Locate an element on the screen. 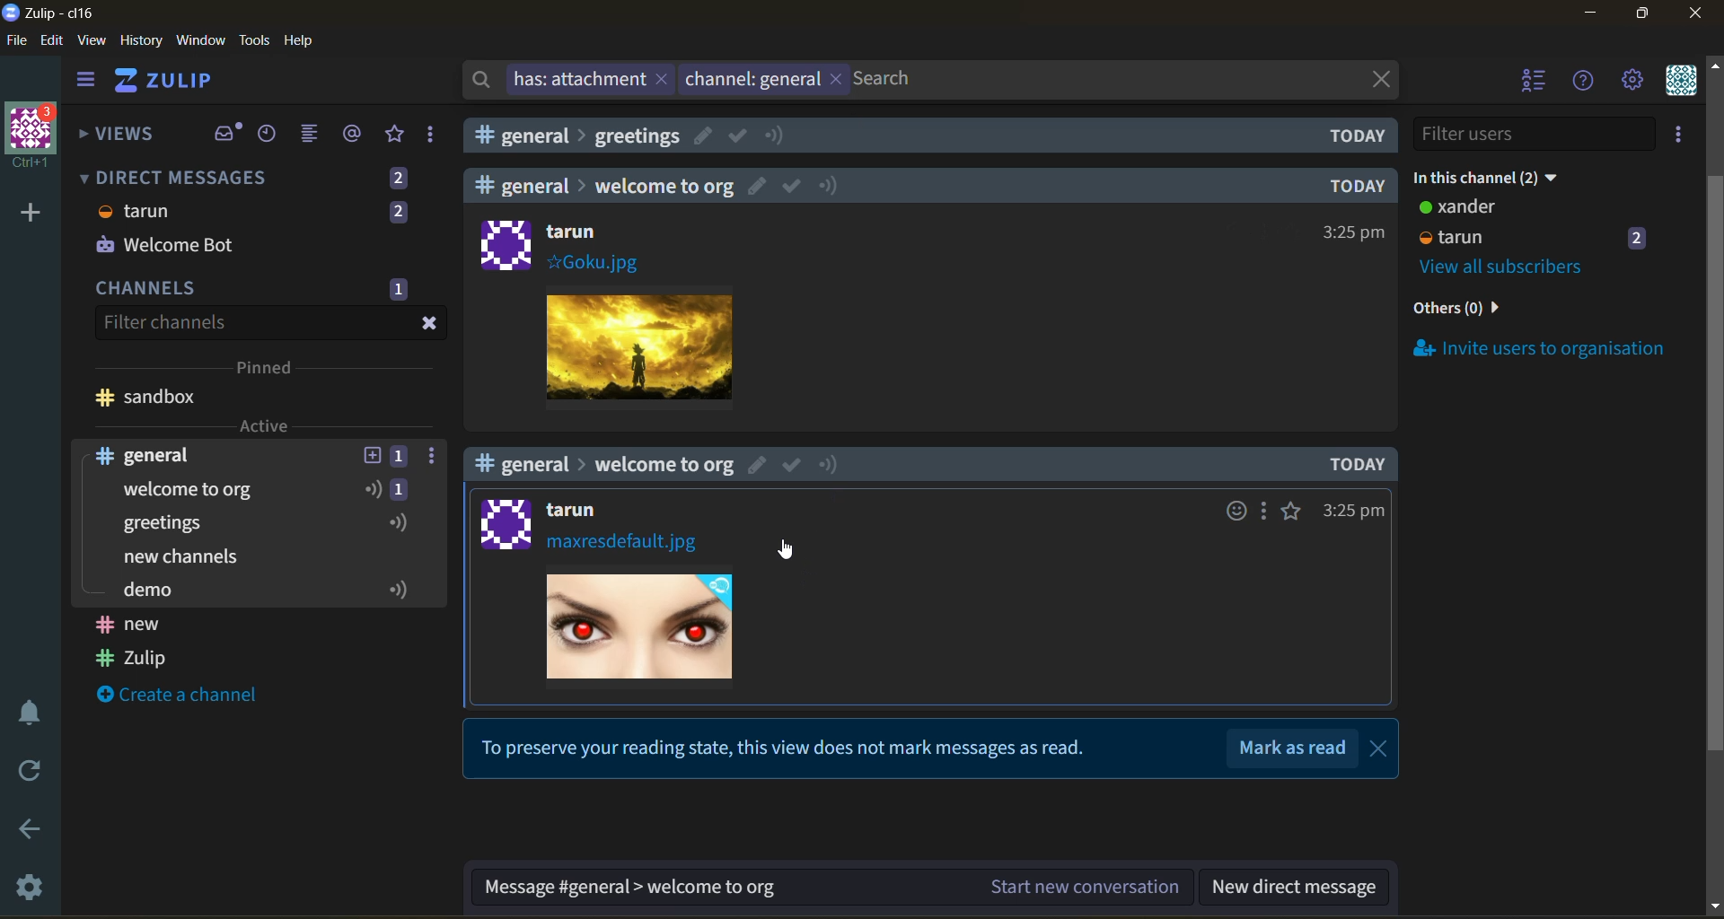 Image resolution: width=1724 pixels, height=919 pixels. scroll bar is located at coordinates (1713, 487).